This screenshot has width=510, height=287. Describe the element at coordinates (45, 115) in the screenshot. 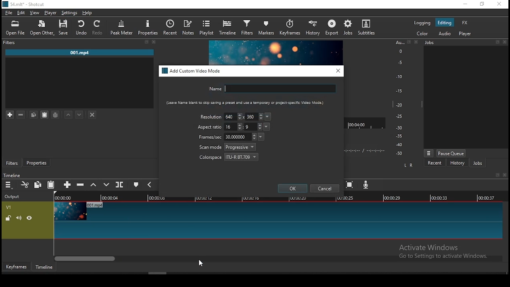

I see `paste` at that location.